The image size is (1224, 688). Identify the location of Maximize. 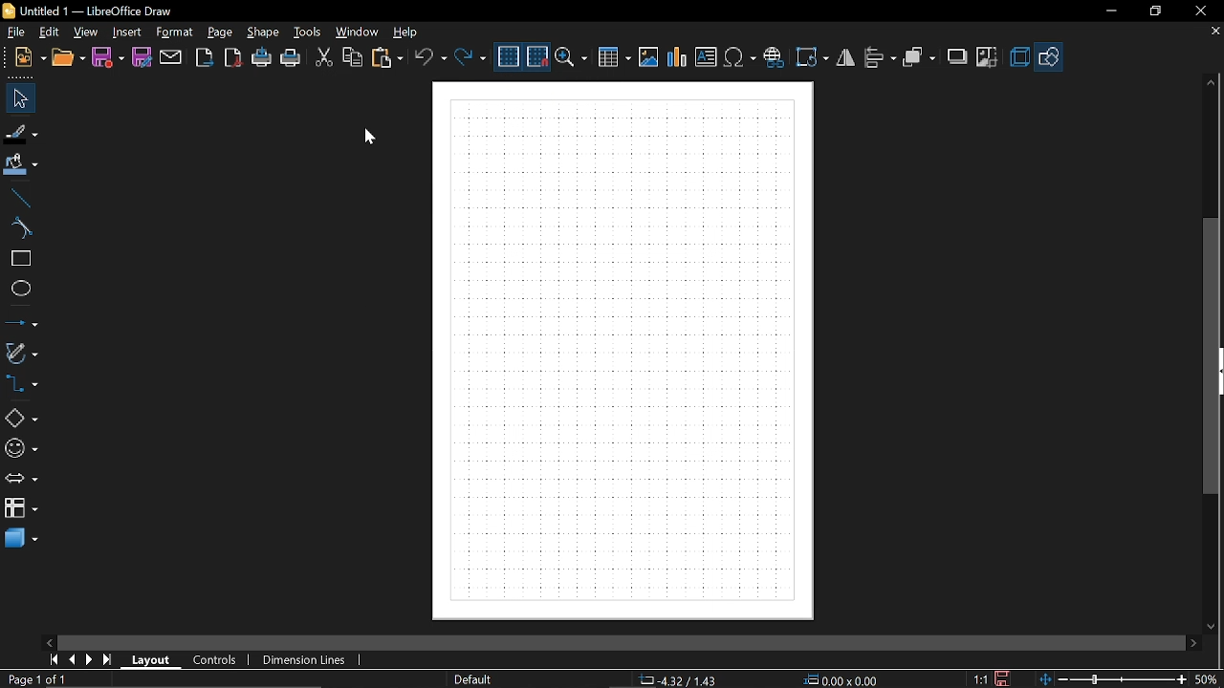
(1158, 11).